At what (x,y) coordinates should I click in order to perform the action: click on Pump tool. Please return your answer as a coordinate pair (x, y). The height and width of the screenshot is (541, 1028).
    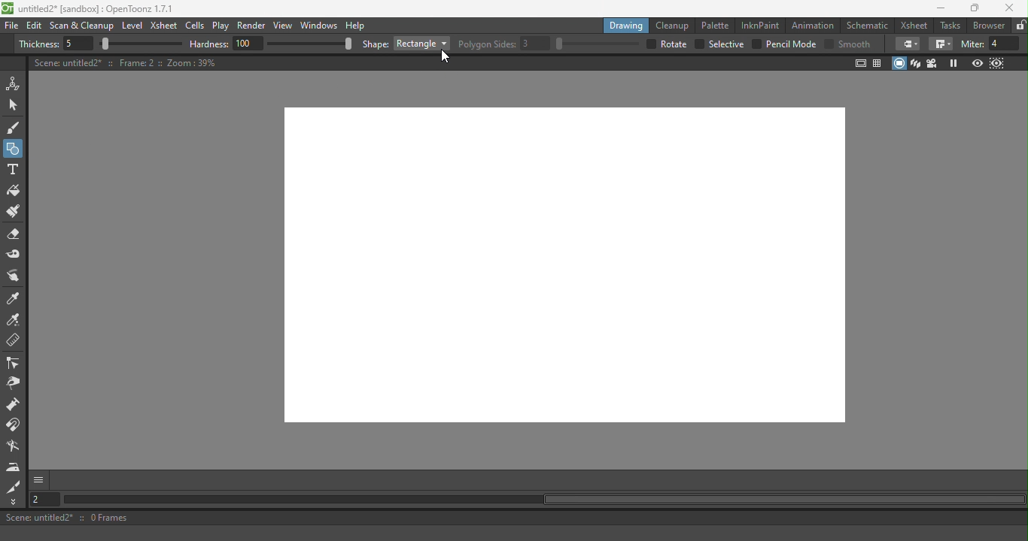
    Looking at the image, I should click on (14, 406).